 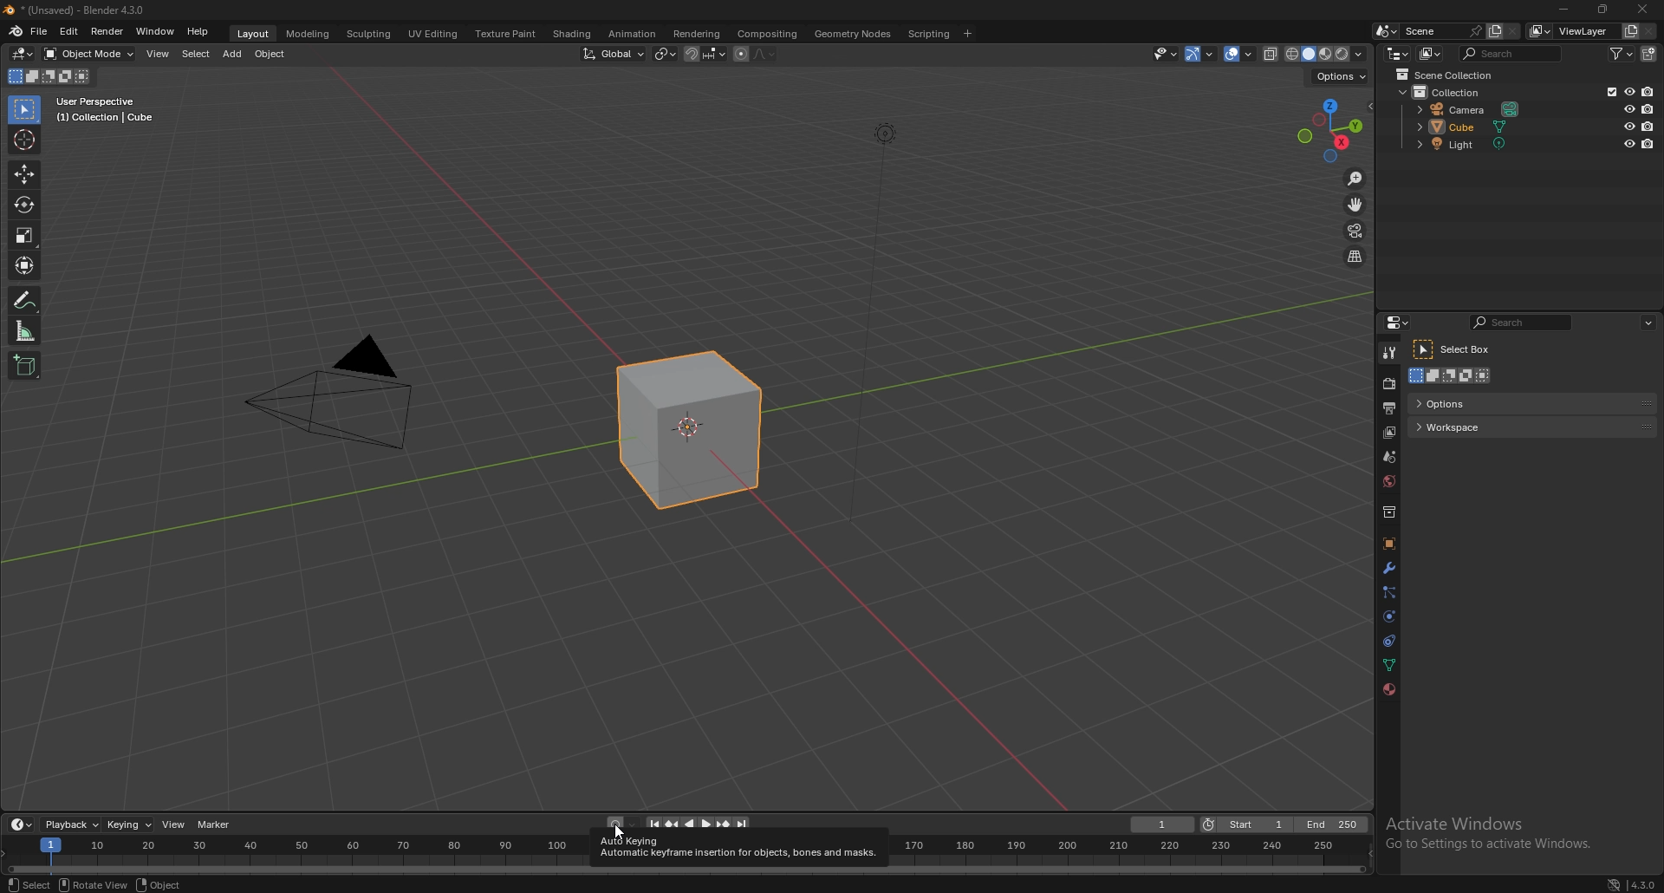 What do you see at coordinates (622, 825) in the screenshot?
I see `auto keying` at bounding box center [622, 825].